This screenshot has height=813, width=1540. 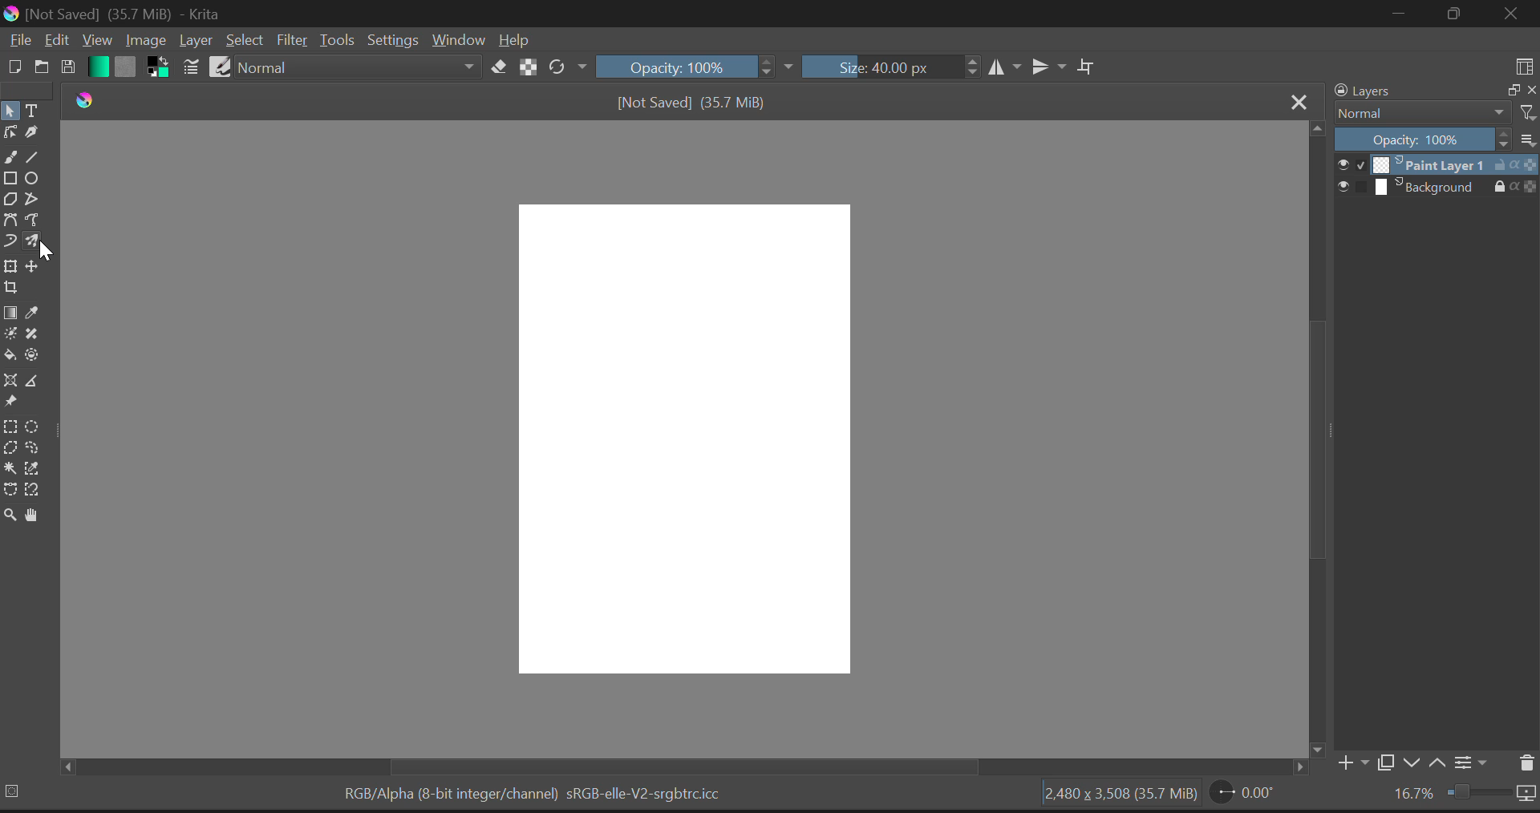 I want to click on close, so click(x=1530, y=91).